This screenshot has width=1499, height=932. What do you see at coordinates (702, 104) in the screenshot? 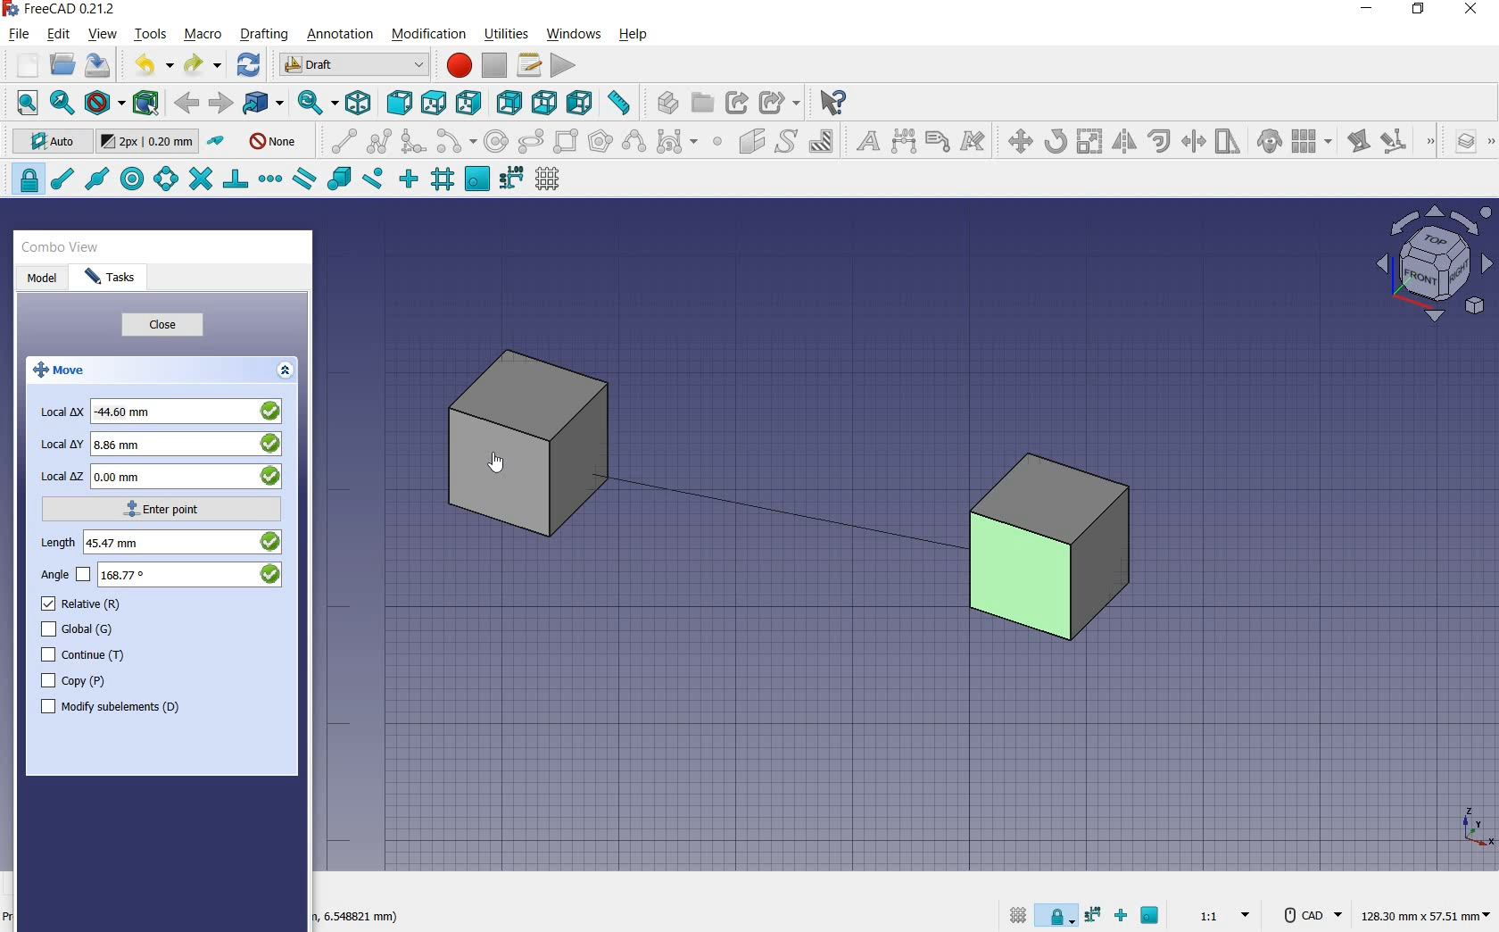
I see `create group` at bounding box center [702, 104].